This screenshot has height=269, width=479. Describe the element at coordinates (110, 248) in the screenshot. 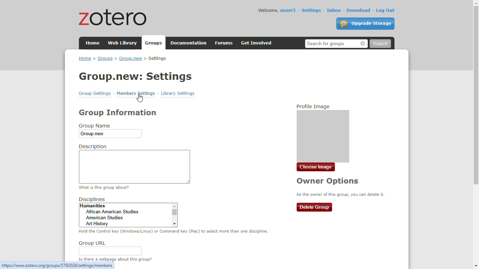

I see `group URL` at that location.